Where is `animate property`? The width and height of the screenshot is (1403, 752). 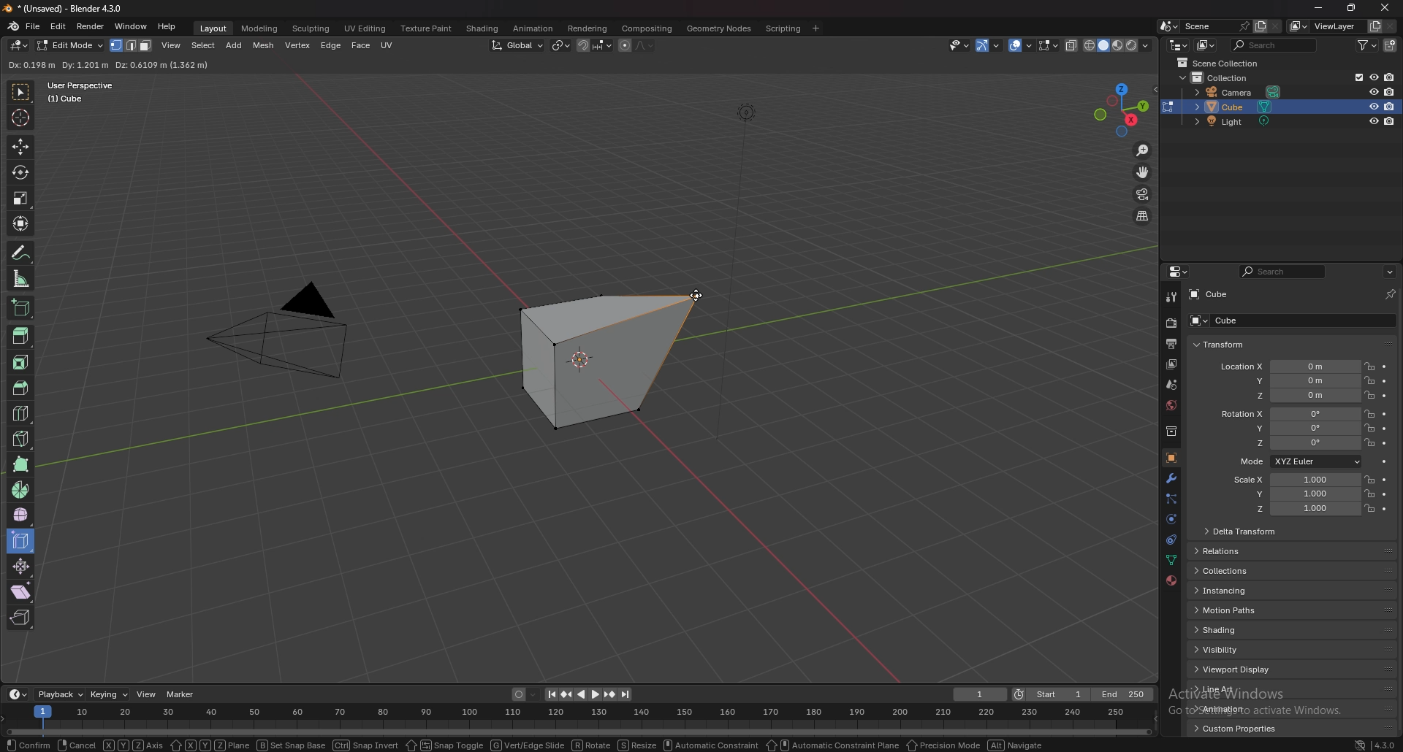 animate property is located at coordinates (1385, 494).